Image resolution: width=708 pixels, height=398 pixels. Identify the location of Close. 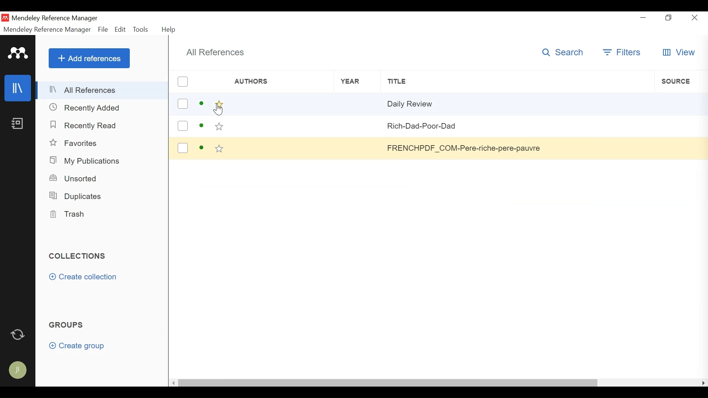
(696, 18).